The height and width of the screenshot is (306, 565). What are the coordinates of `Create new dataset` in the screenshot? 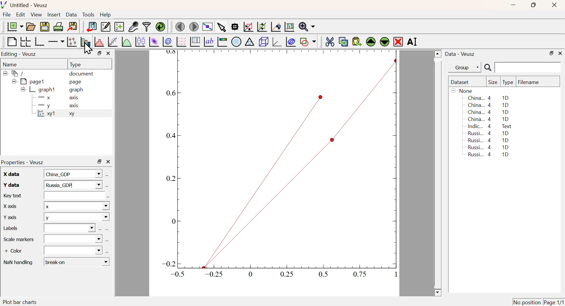 It's located at (119, 27).